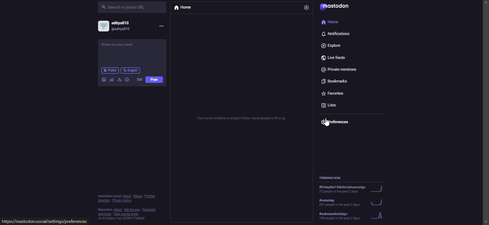 This screenshot has height=225, width=489. I want to click on scroll bar, so click(485, 106).